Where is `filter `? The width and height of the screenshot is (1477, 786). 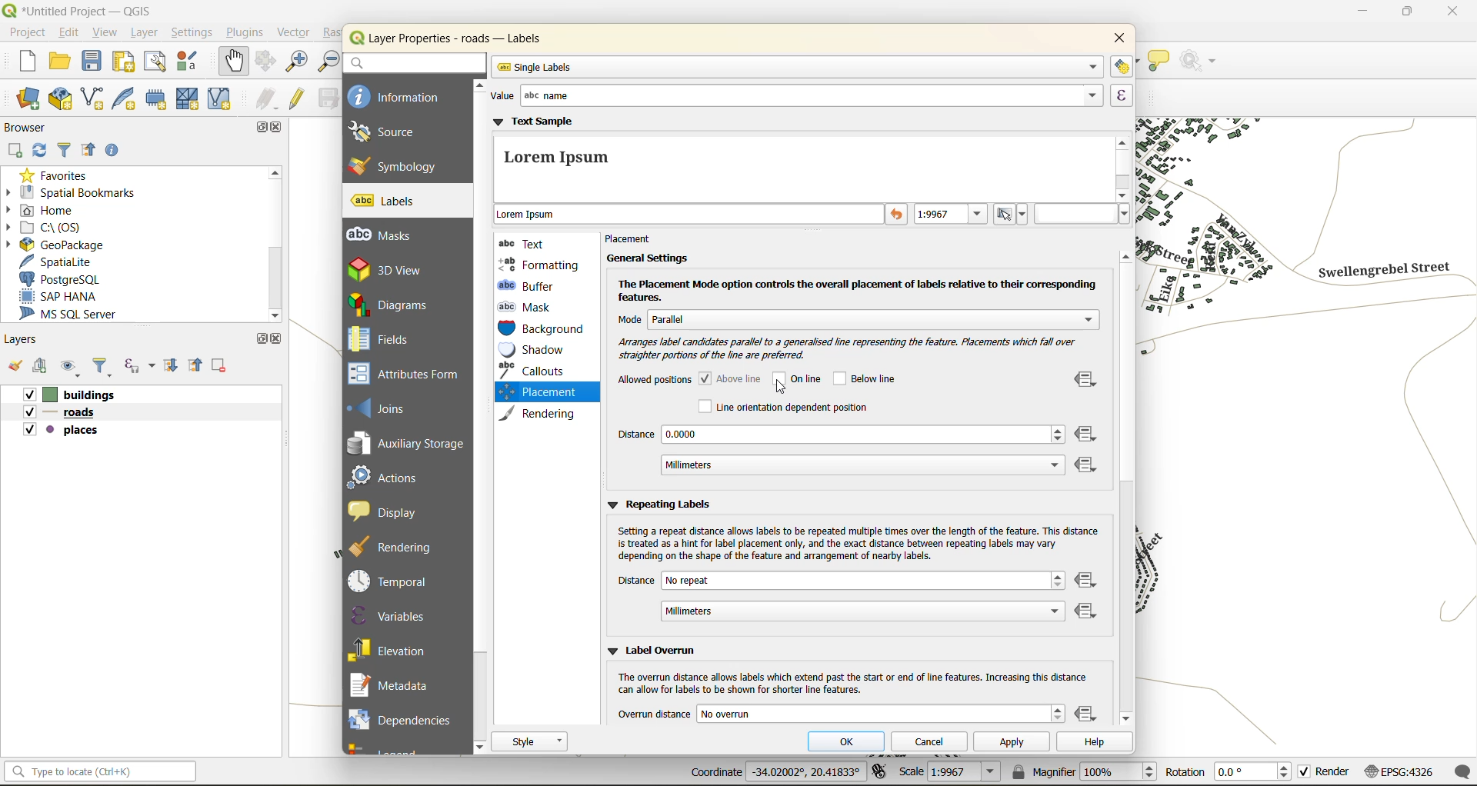 filter  is located at coordinates (104, 368).